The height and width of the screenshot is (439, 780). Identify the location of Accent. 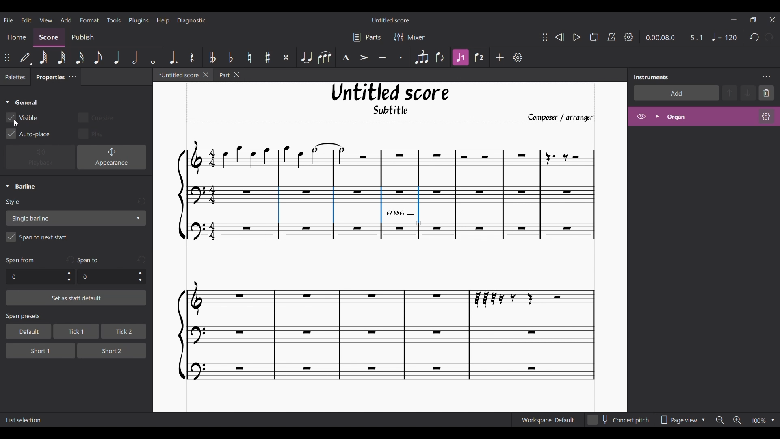
(364, 58).